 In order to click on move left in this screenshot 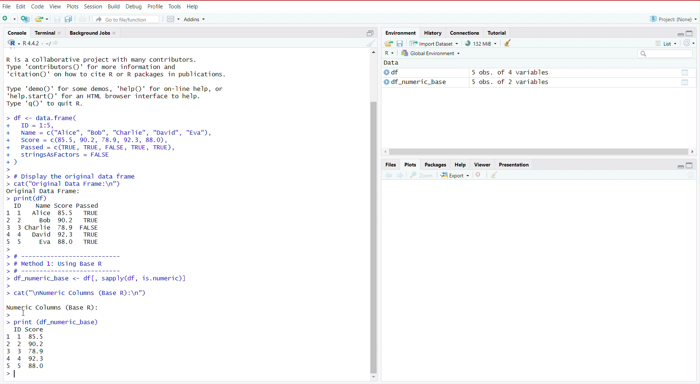, I will do `click(386, 153)`.